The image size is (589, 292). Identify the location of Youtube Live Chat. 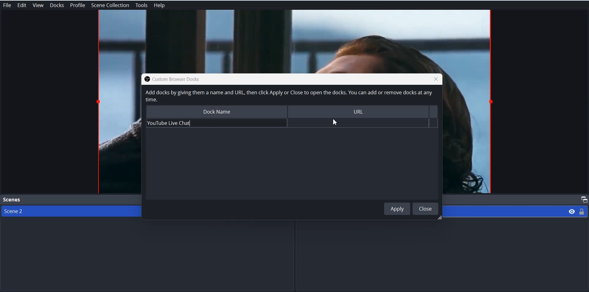
(214, 123).